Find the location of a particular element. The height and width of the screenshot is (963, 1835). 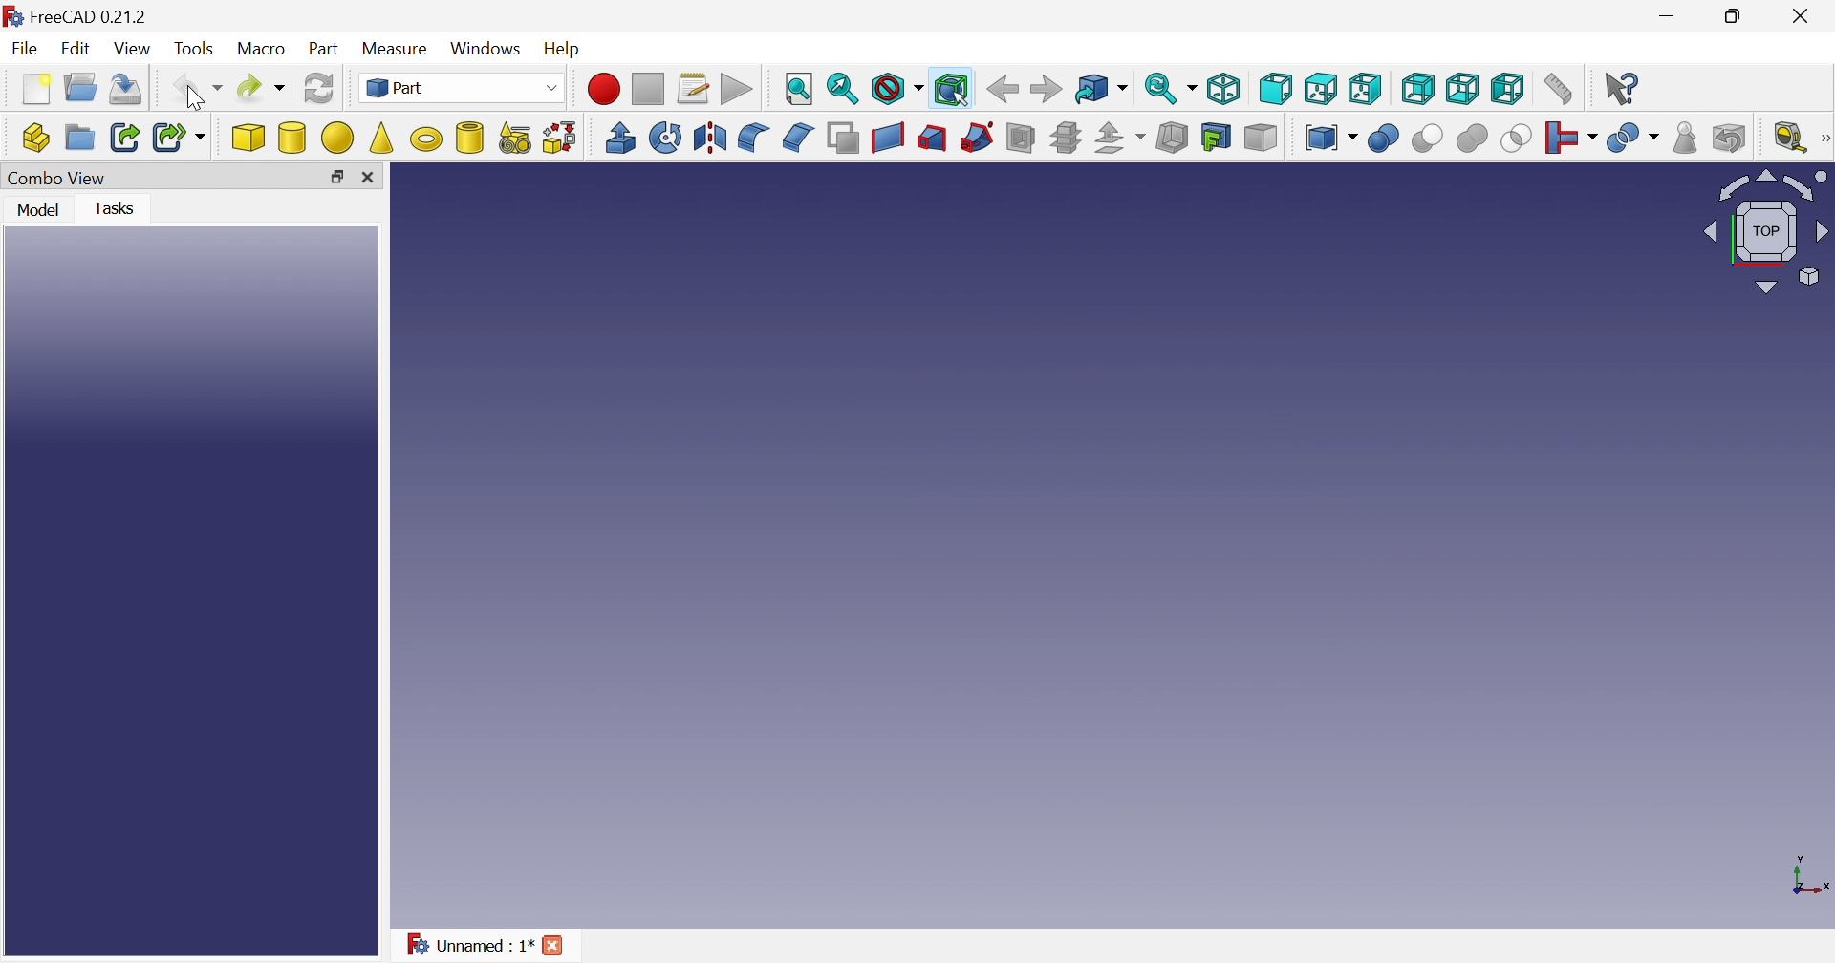

Save is located at coordinates (126, 89).